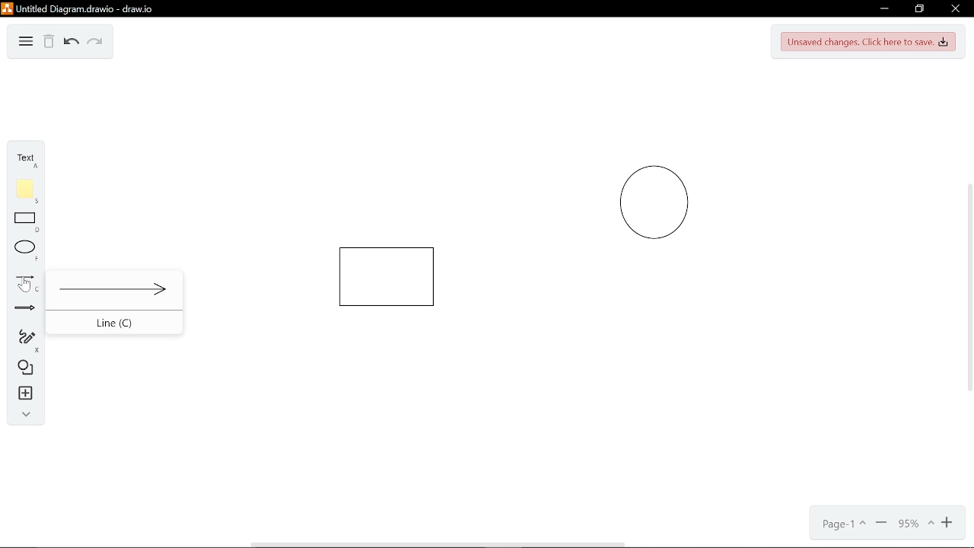  Describe the element at coordinates (27, 160) in the screenshot. I see `Text` at that location.